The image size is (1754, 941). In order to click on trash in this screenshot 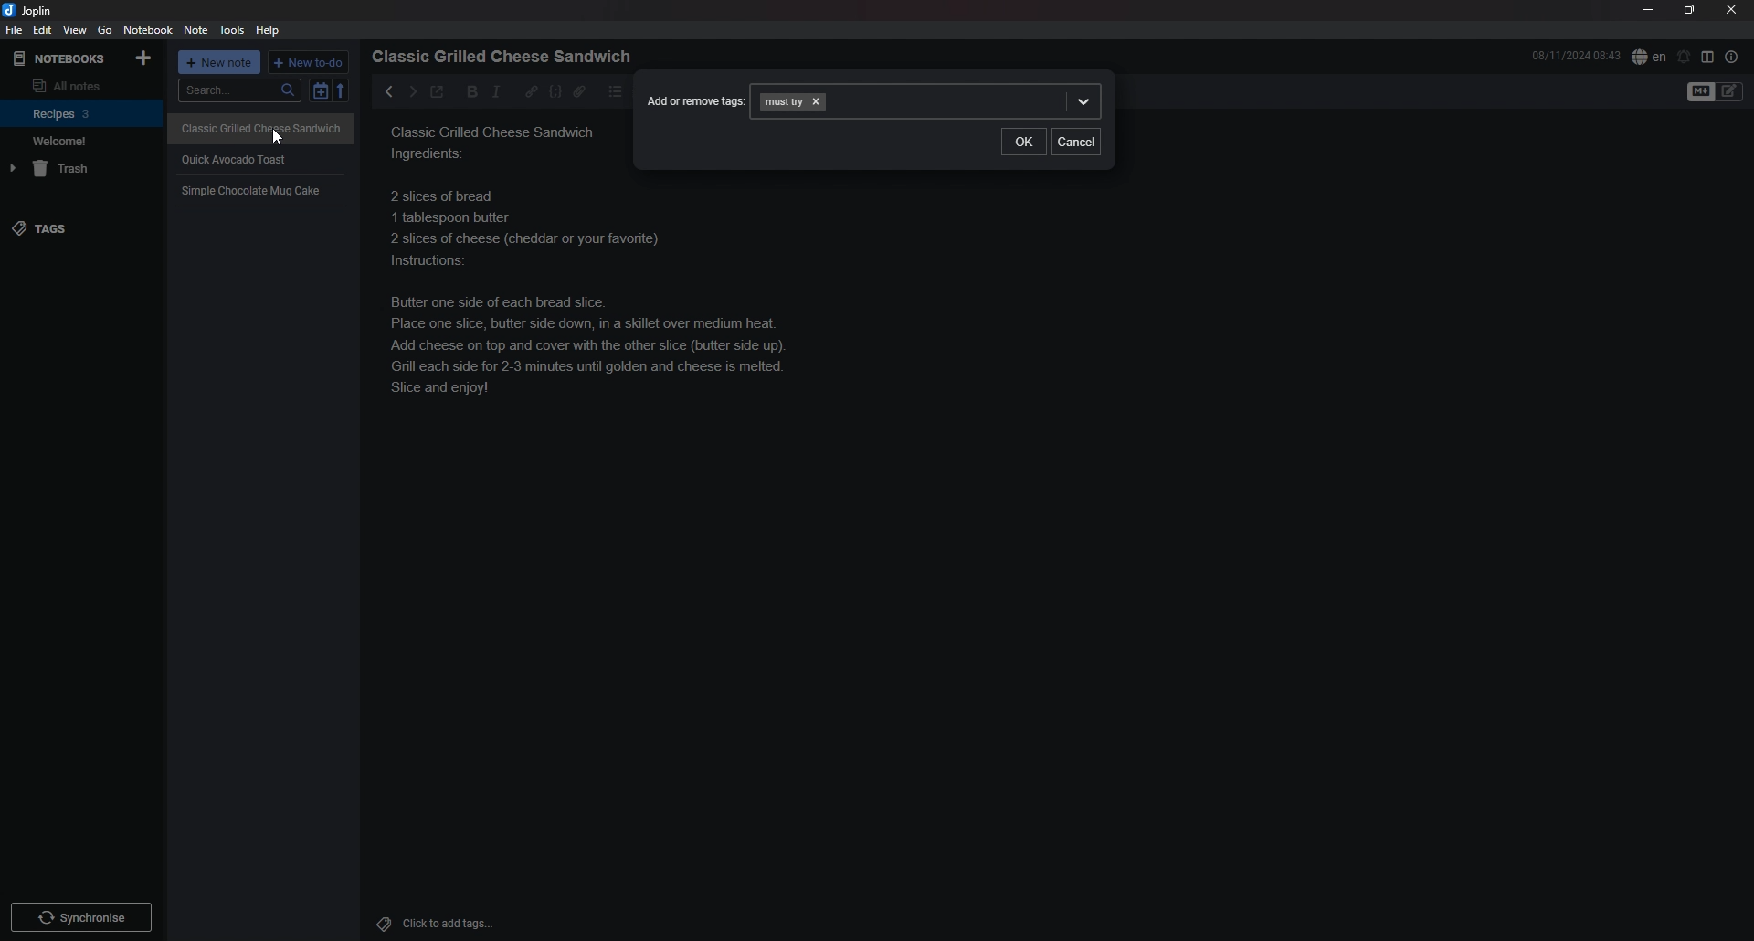, I will do `click(83, 169)`.